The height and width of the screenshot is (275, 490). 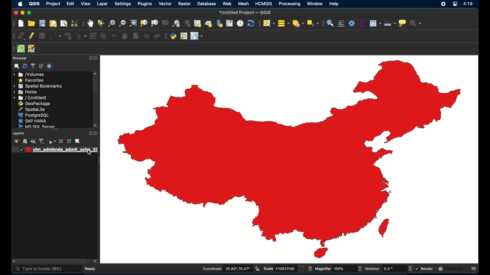 What do you see at coordinates (340, 23) in the screenshot?
I see `open field calculator` at bounding box center [340, 23].